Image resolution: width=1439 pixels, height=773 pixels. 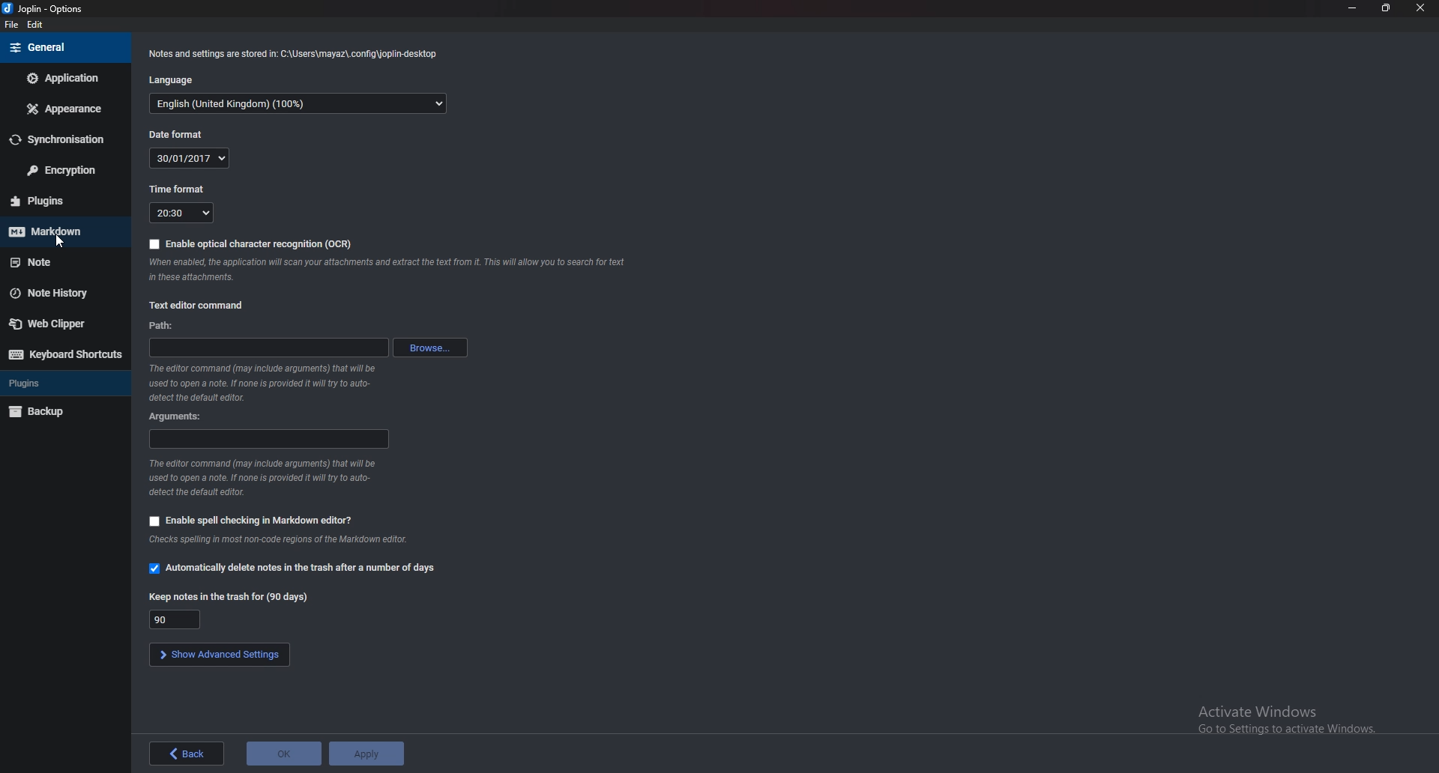 What do you see at coordinates (181, 79) in the screenshot?
I see `Language` at bounding box center [181, 79].